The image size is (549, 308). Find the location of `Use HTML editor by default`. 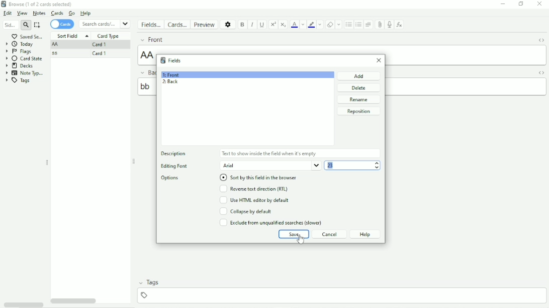

Use HTML editor by default is located at coordinates (258, 200).